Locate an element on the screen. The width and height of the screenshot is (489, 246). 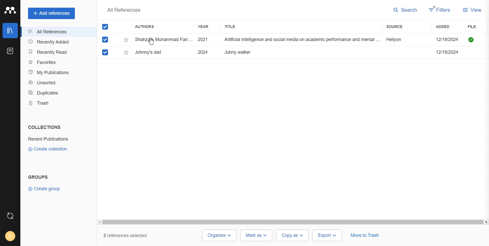
2 references selected is located at coordinates (128, 236).